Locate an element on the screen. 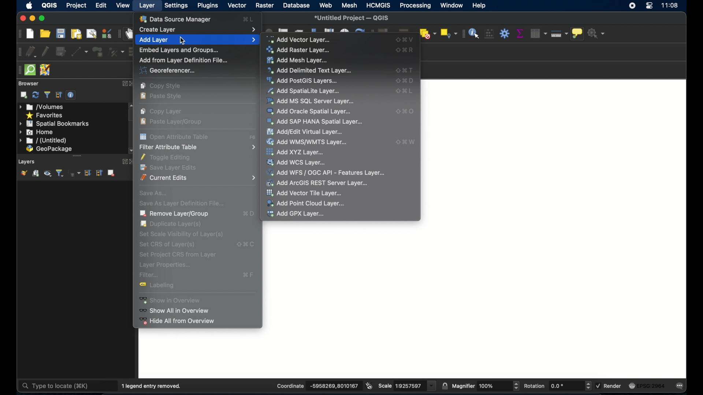 Image resolution: width=703 pixels, height=395 pixels. save as is located at coordinates (153, 192).